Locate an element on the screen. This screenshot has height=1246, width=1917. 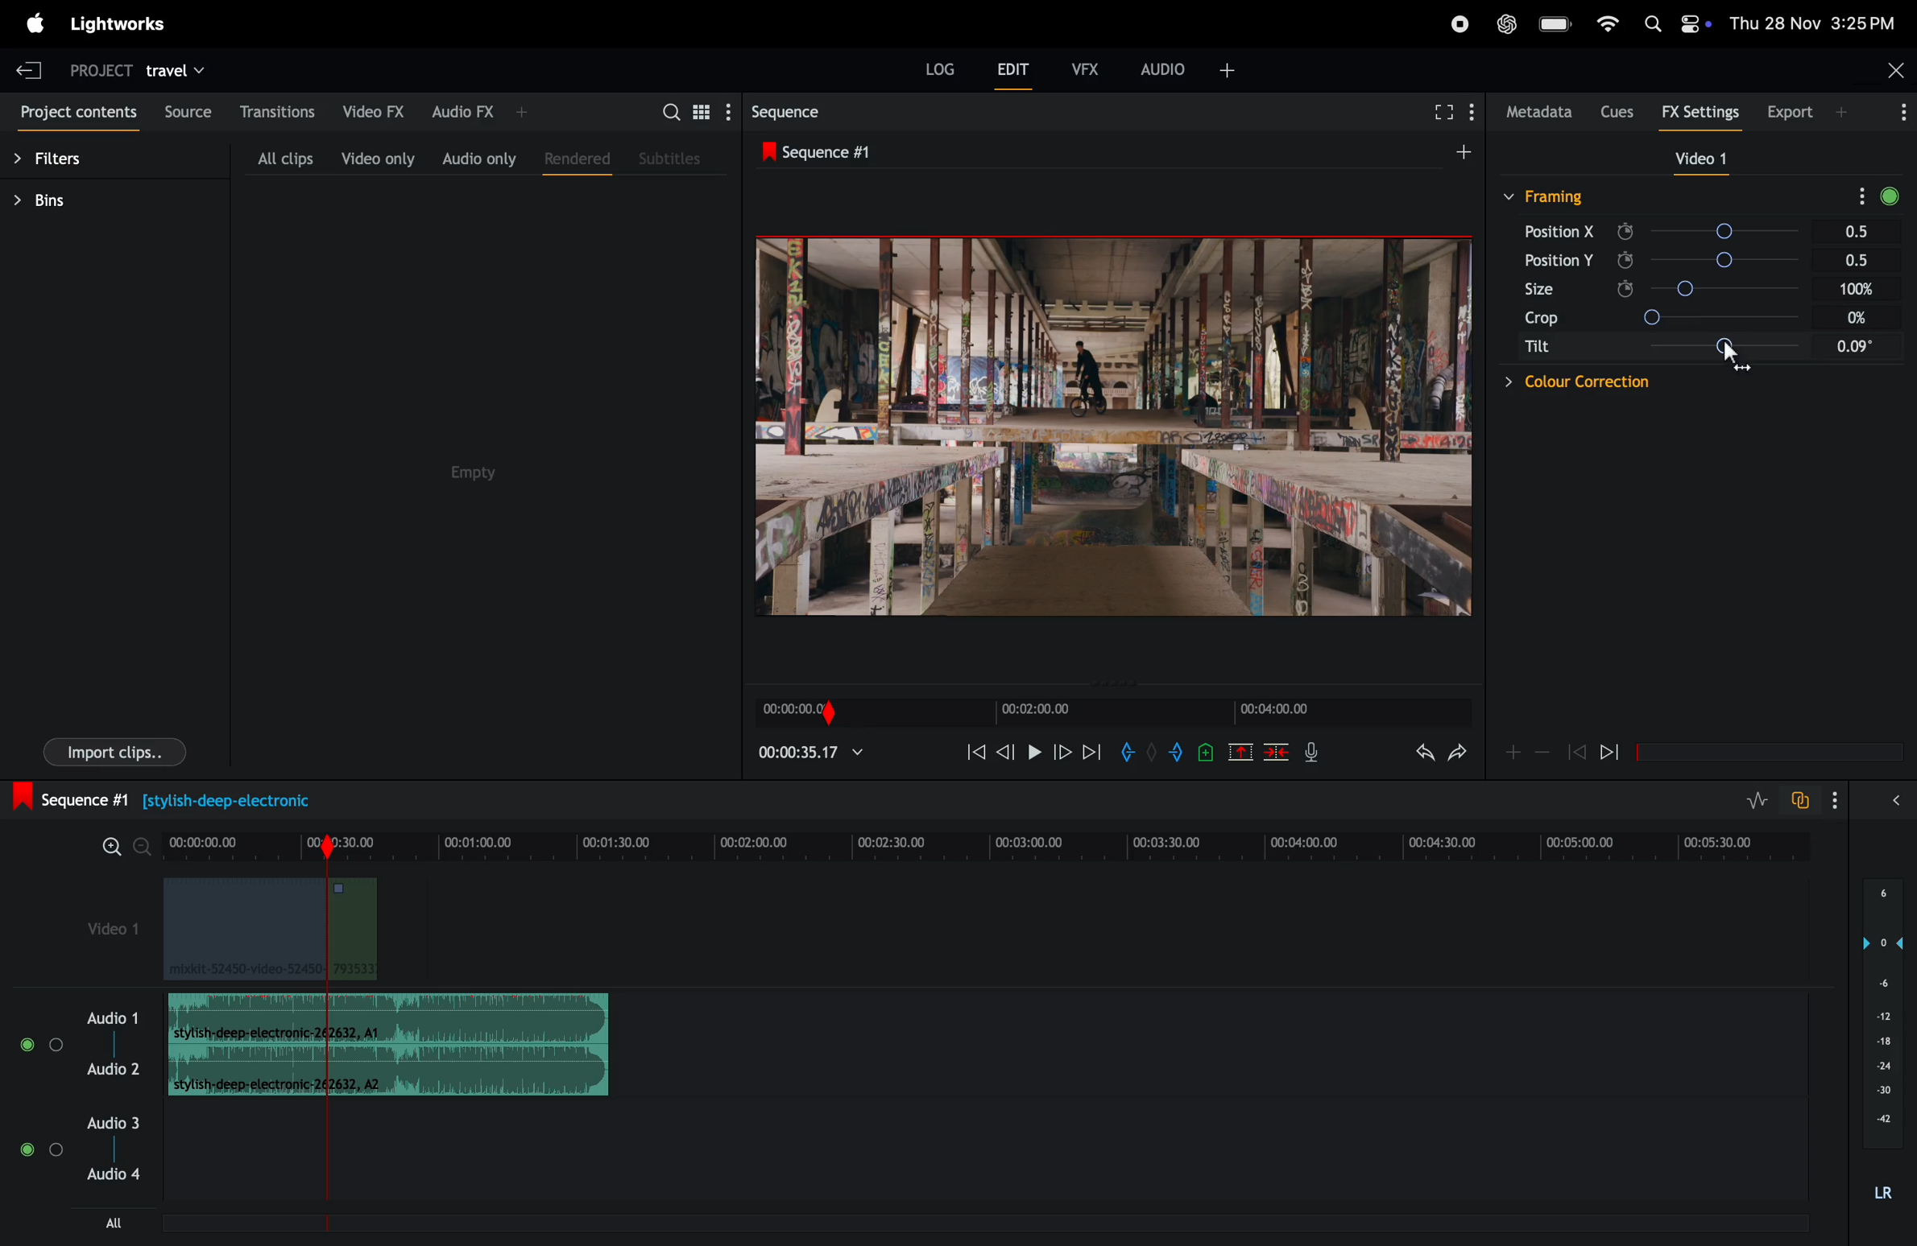
Show/hide full audio mix is located at coordinates (1899, 803).